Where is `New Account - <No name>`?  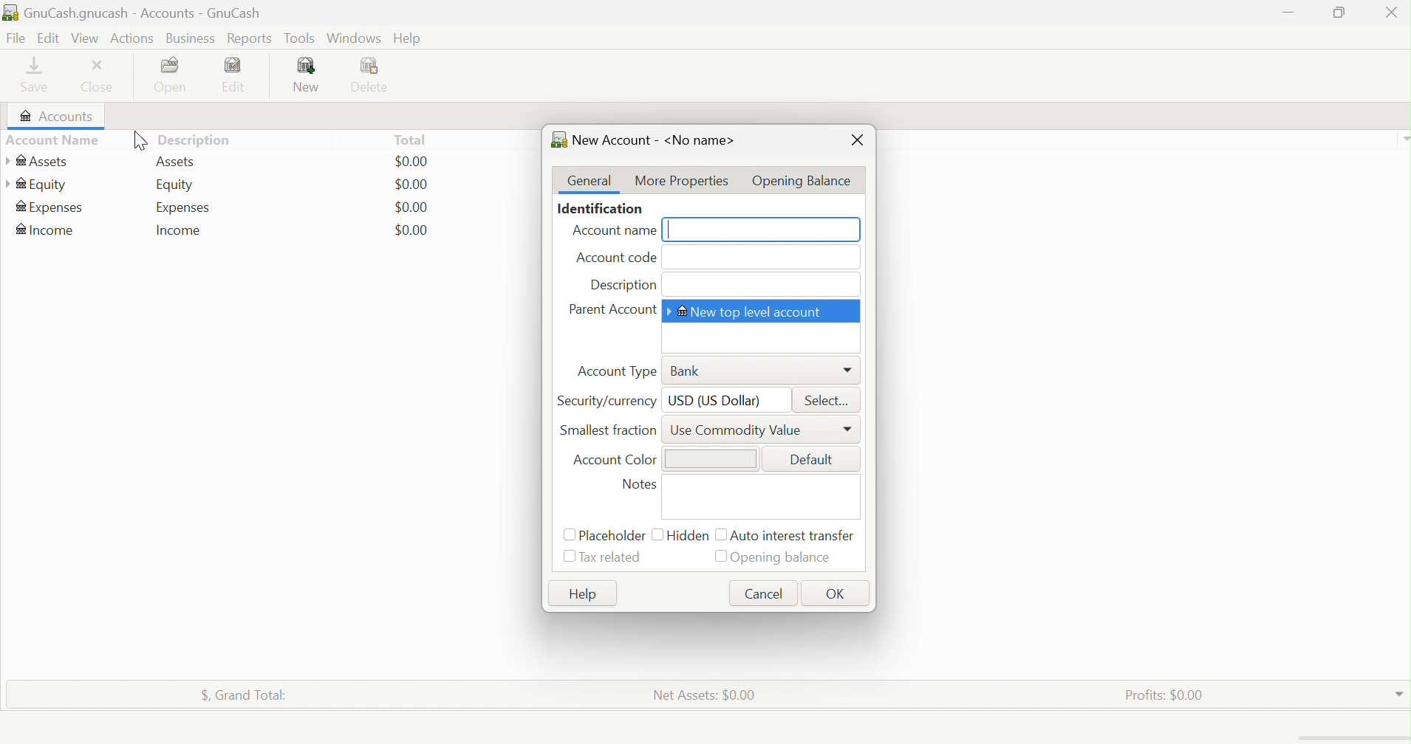 New Account - <No name> is located at coordinates (646, 138).